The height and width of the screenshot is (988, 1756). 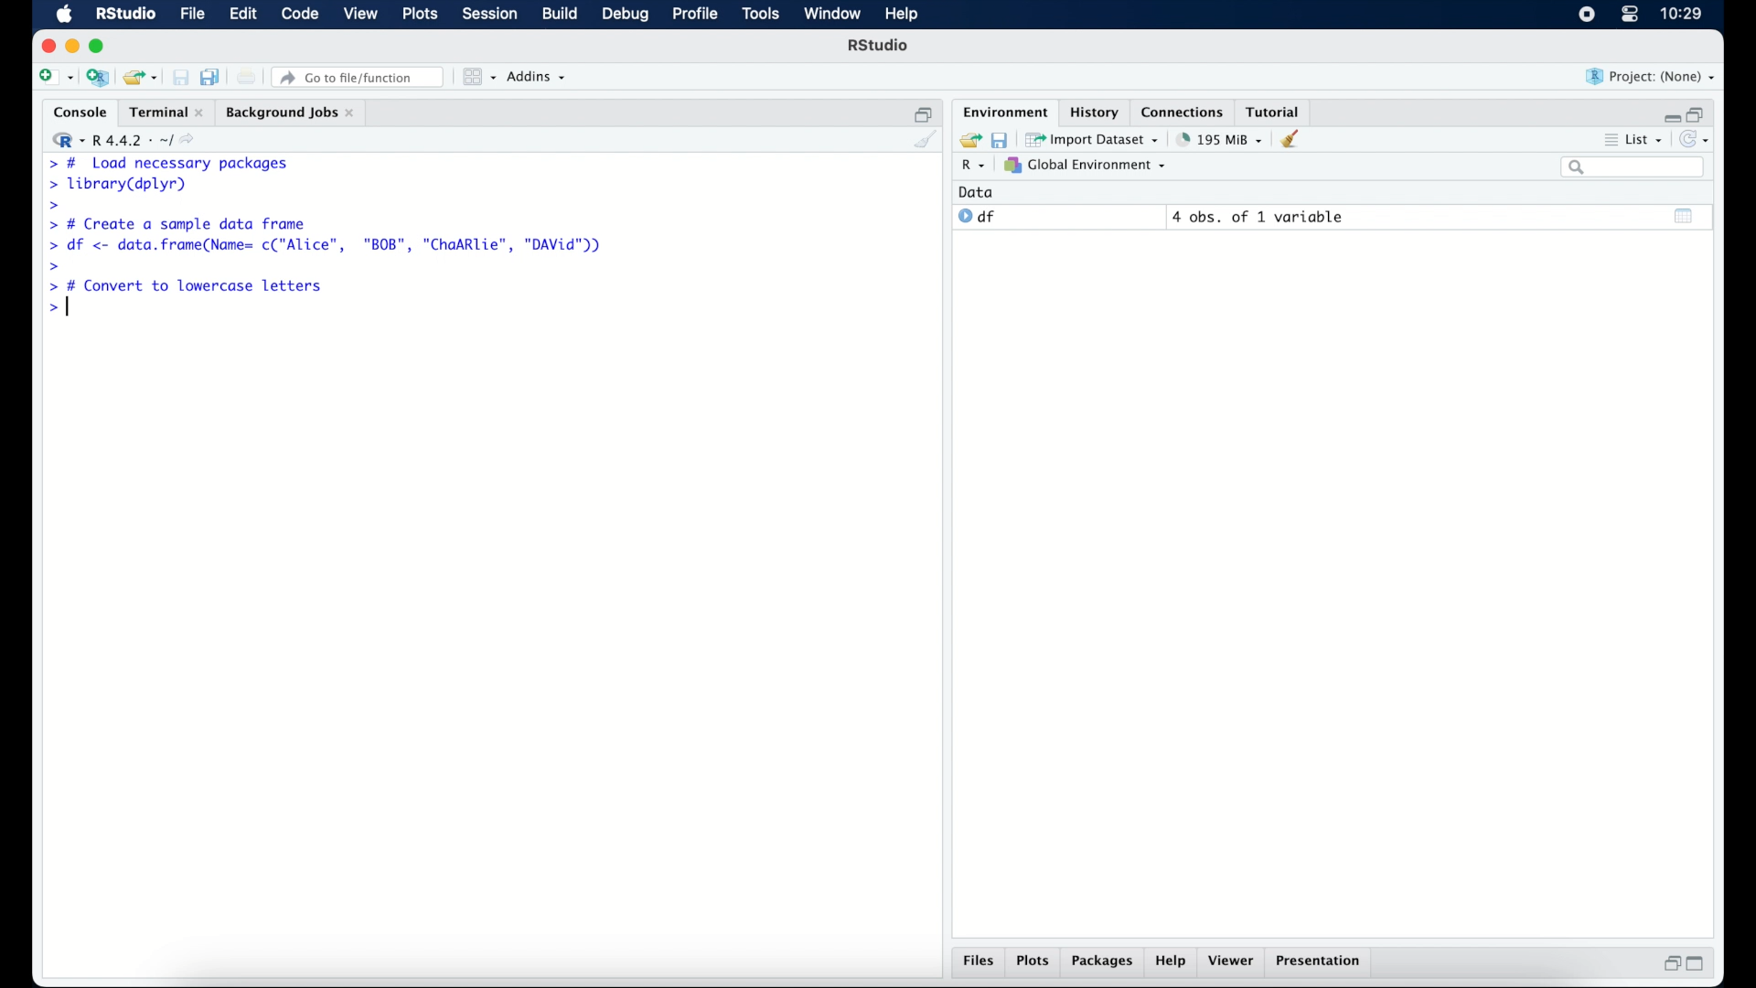 What do you see at coordinates (1103, 963) in the screenshot?
I see `packages` at bounding box center [1103, 963].